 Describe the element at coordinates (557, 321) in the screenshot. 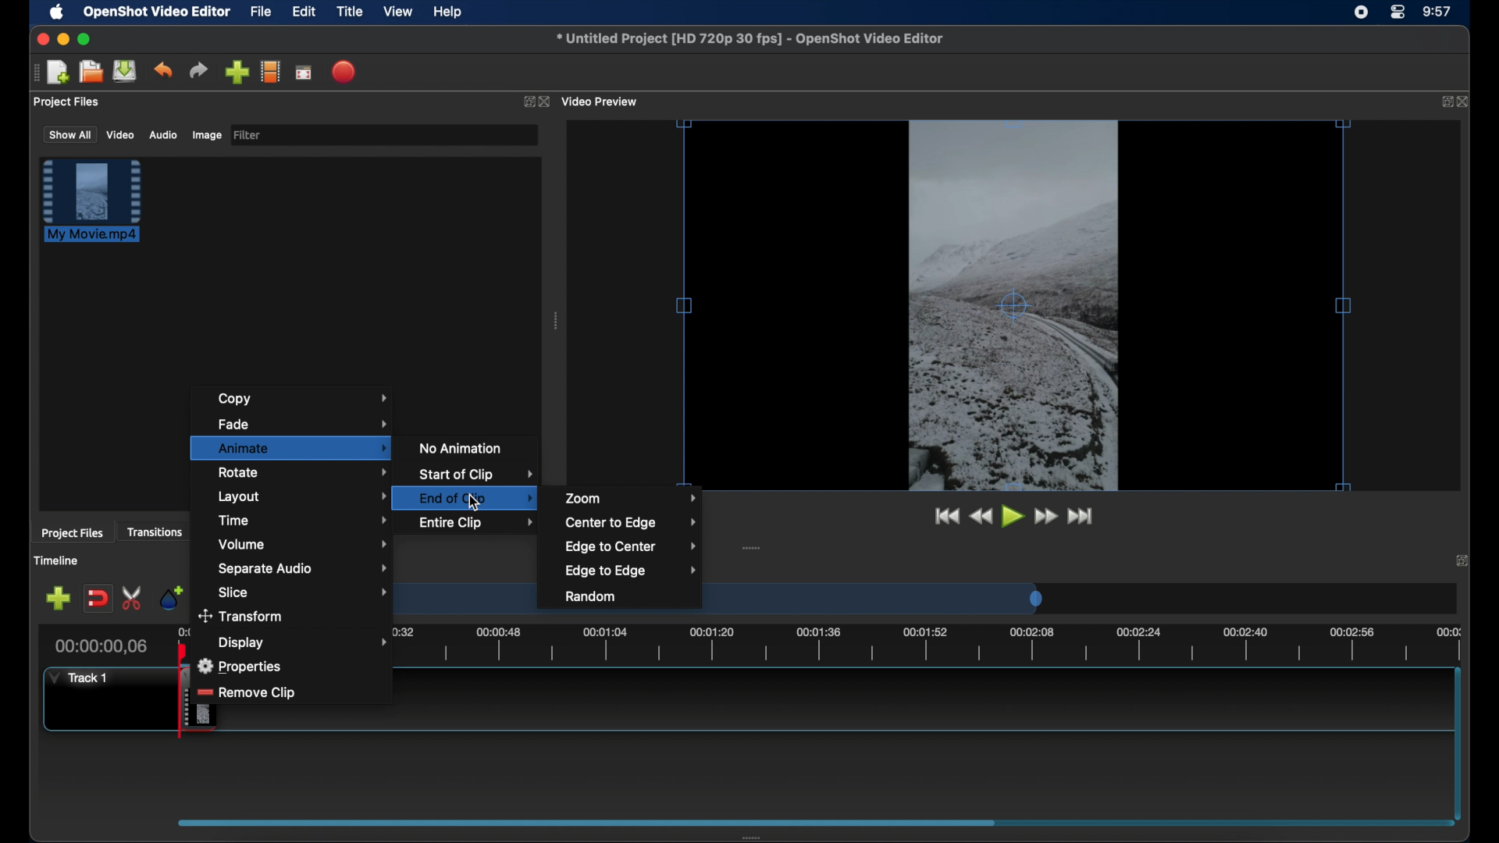

I see `drag handle` at that location.